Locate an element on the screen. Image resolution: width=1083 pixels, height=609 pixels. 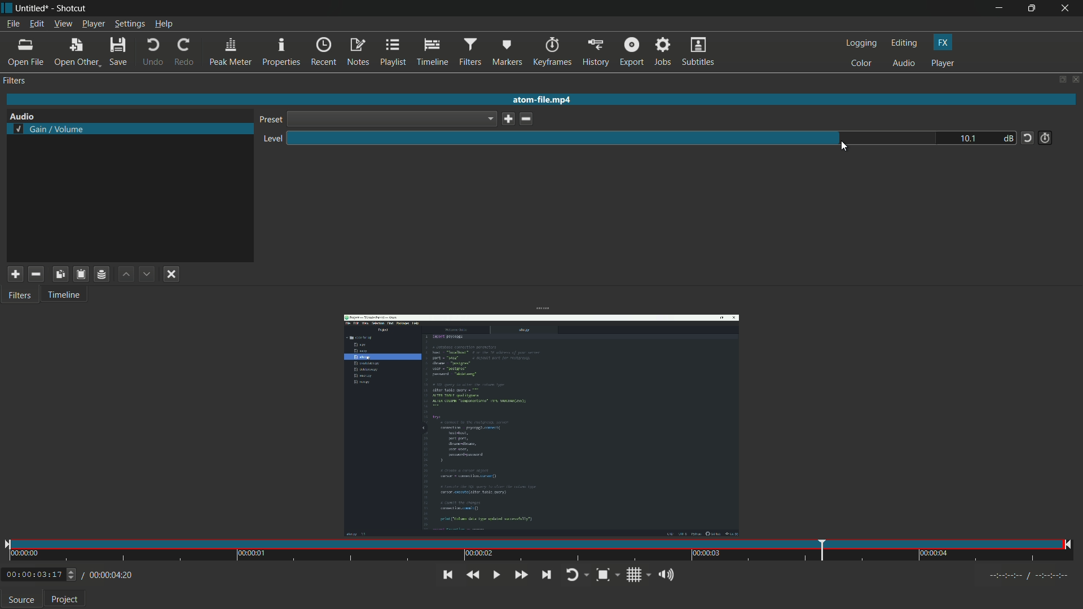
notes is located at coordinates (358, 52).